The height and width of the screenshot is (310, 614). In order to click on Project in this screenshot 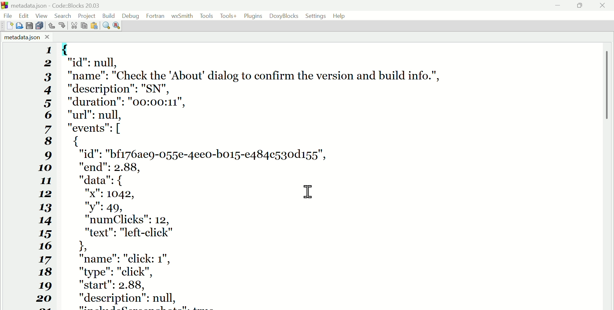, I will do `click(88, 15)`.